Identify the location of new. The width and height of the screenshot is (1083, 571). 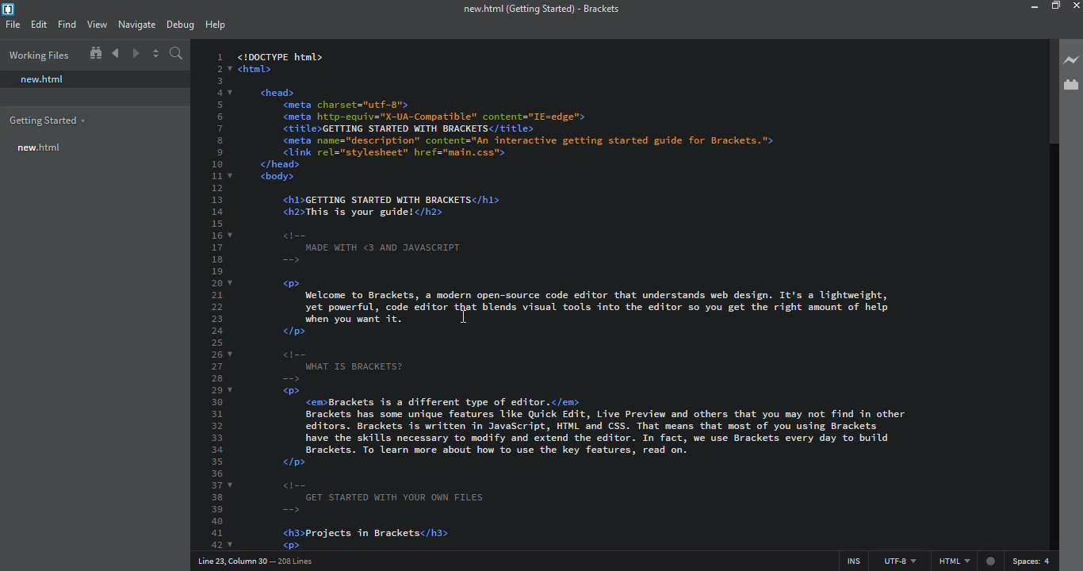
(40, 79).